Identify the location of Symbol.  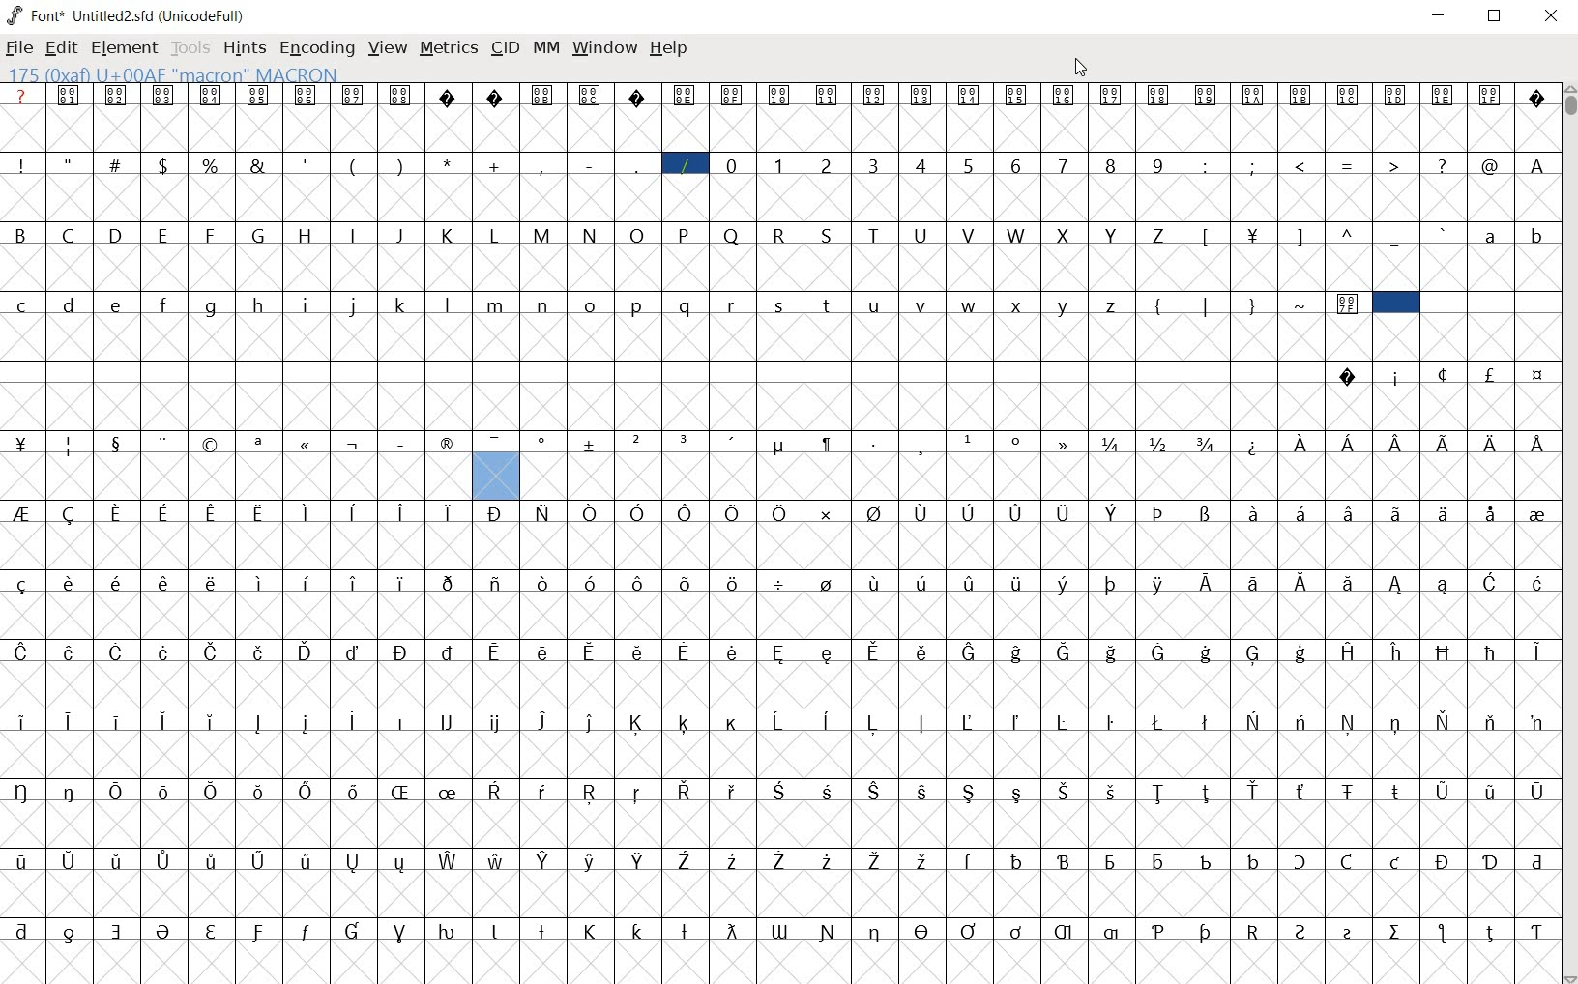
(212, 95).